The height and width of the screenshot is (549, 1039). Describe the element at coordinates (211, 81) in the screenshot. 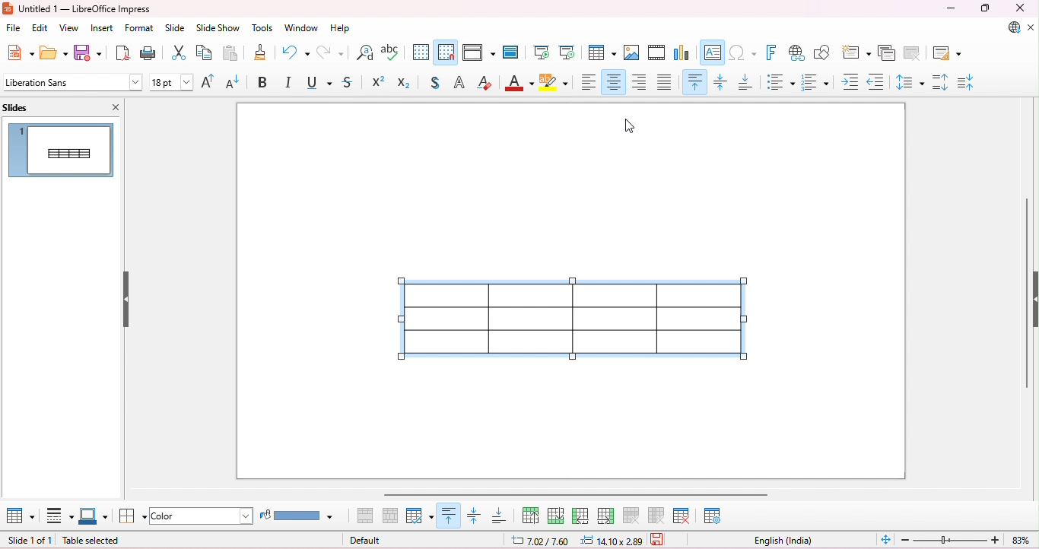

I see `increment size` at that location.